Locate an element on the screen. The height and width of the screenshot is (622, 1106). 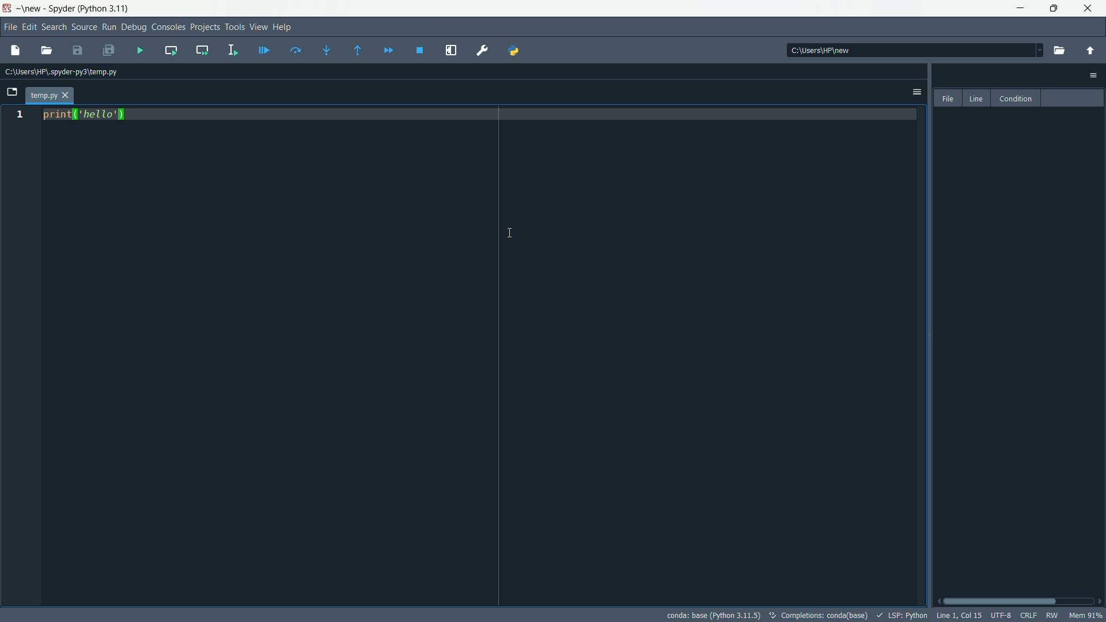
new is located at coordinates (32, 9).